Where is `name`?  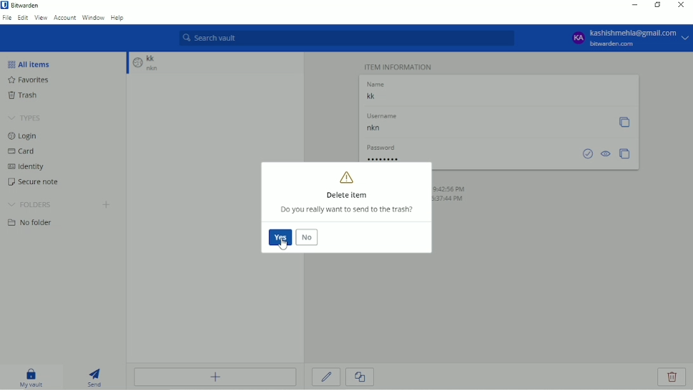
name is located at coordinates (374, 83).